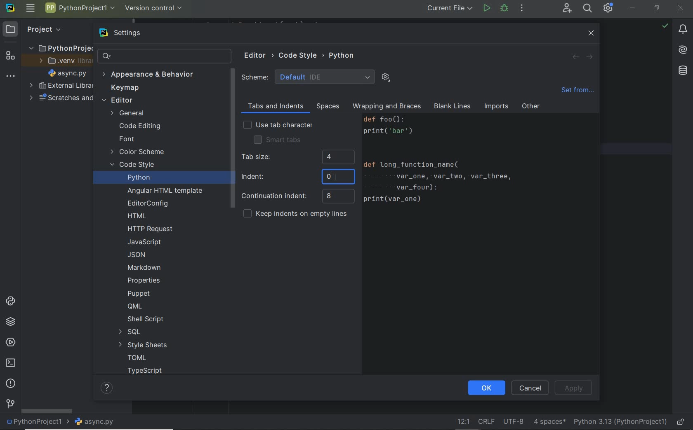  I want to click on Appearance & Behavior, so click(148, 75).